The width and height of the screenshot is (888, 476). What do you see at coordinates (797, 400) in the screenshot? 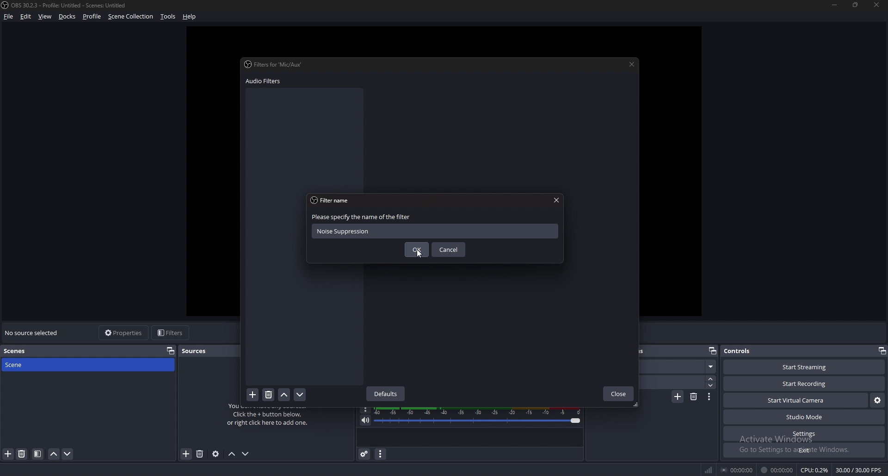
I see `start virtual camera` at bounding box center [797, 400].